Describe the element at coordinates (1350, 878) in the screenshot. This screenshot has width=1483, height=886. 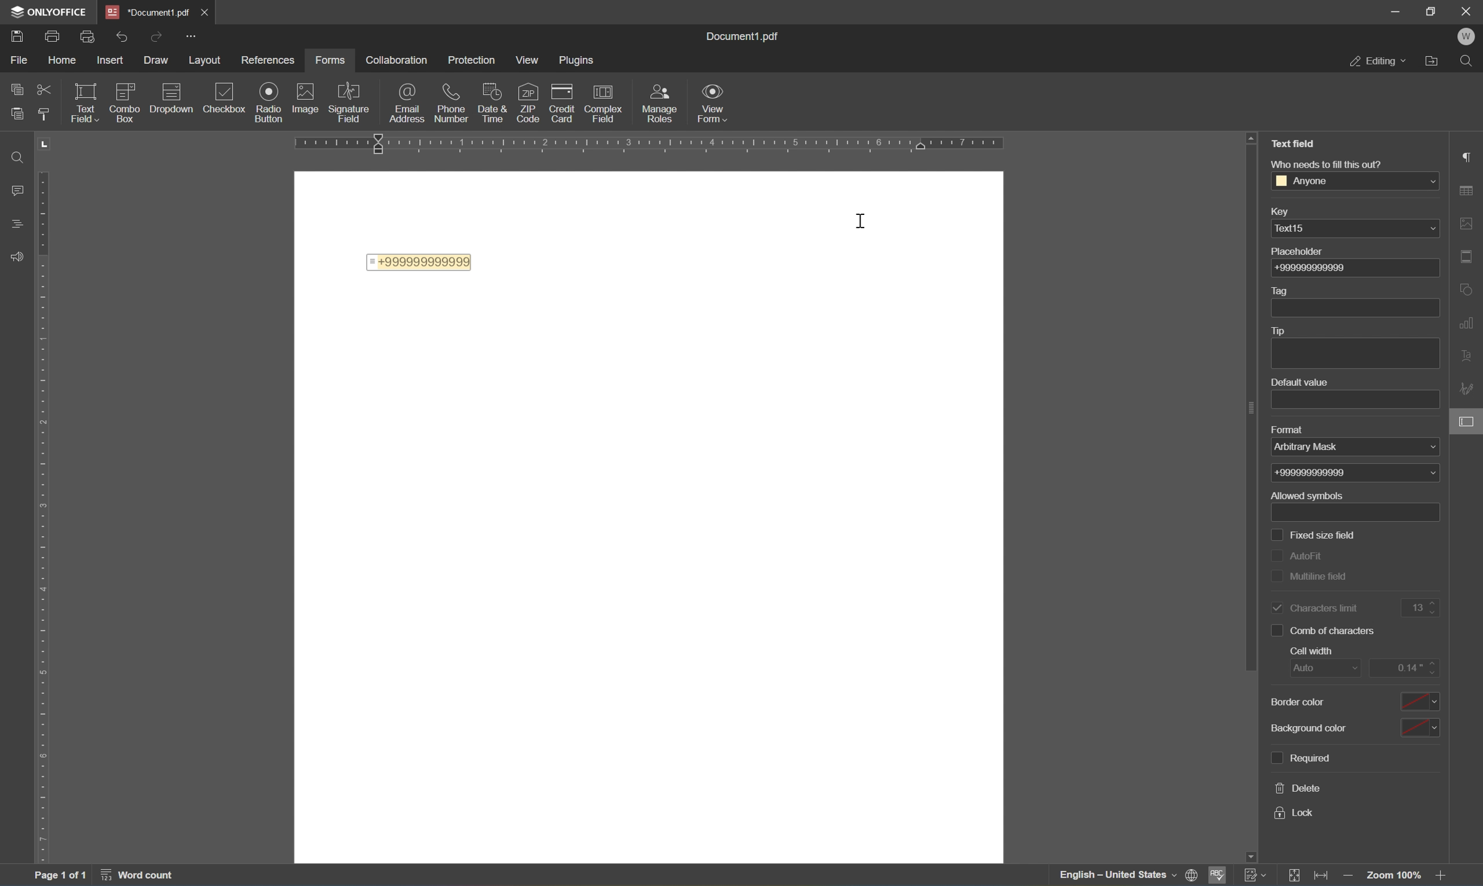
I see `zoom out` at that location.